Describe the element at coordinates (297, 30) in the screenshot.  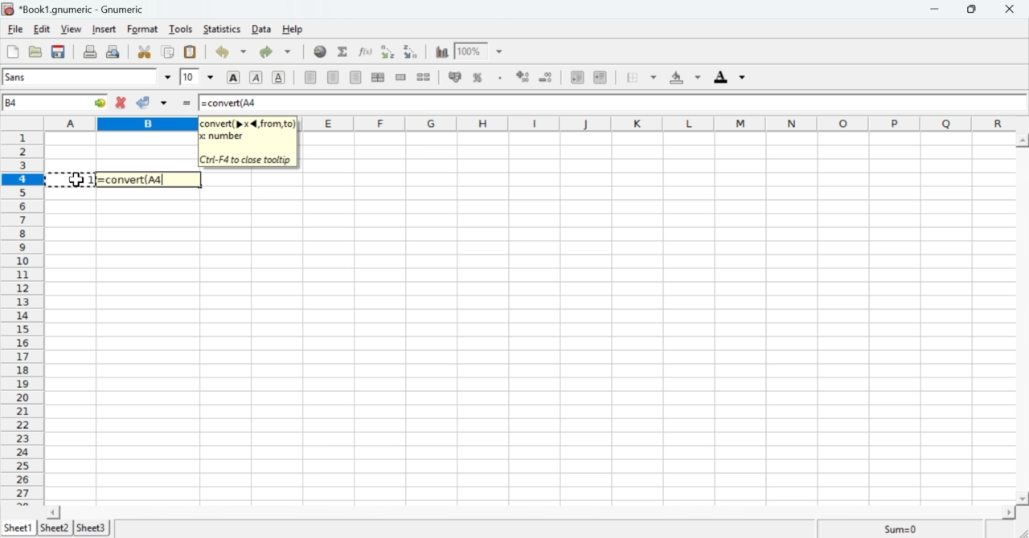
I see `Help` at that location.